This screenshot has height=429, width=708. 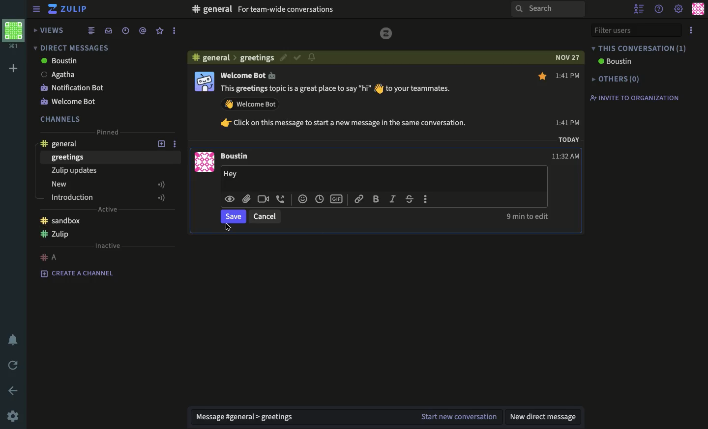 What do you see at coordinates (249, 417) in the screenshot?
I see `message general` at bounding box center [249, 417].